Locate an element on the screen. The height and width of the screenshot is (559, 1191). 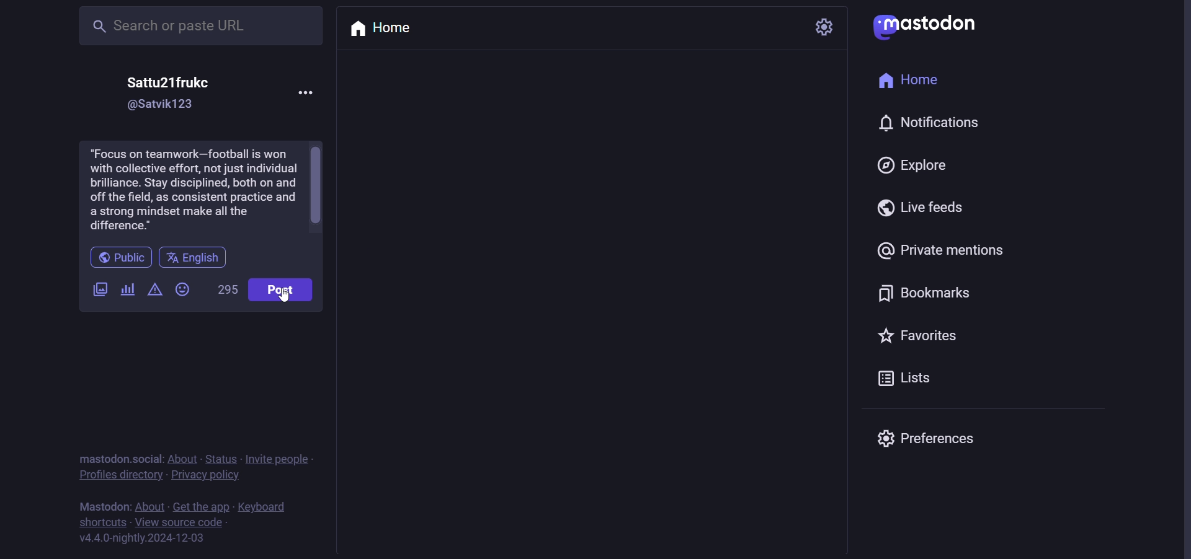
profiles is located at coordinates (117, 477).